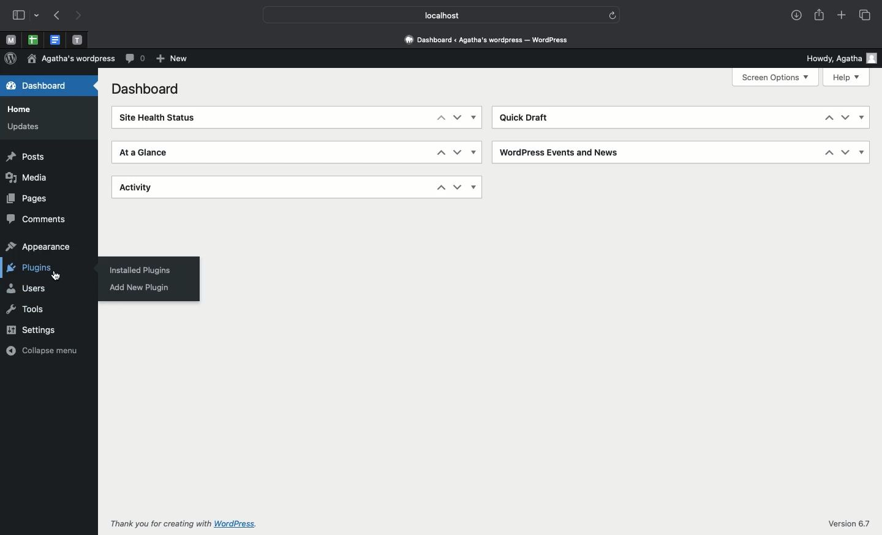 This screenshot has height=535, width=882. I want to click on Down, so click(457, 152).